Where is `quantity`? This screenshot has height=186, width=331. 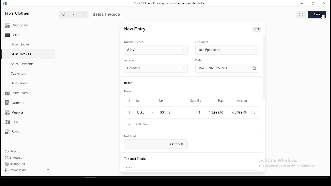
quantity is located at coordinates (197, 100).